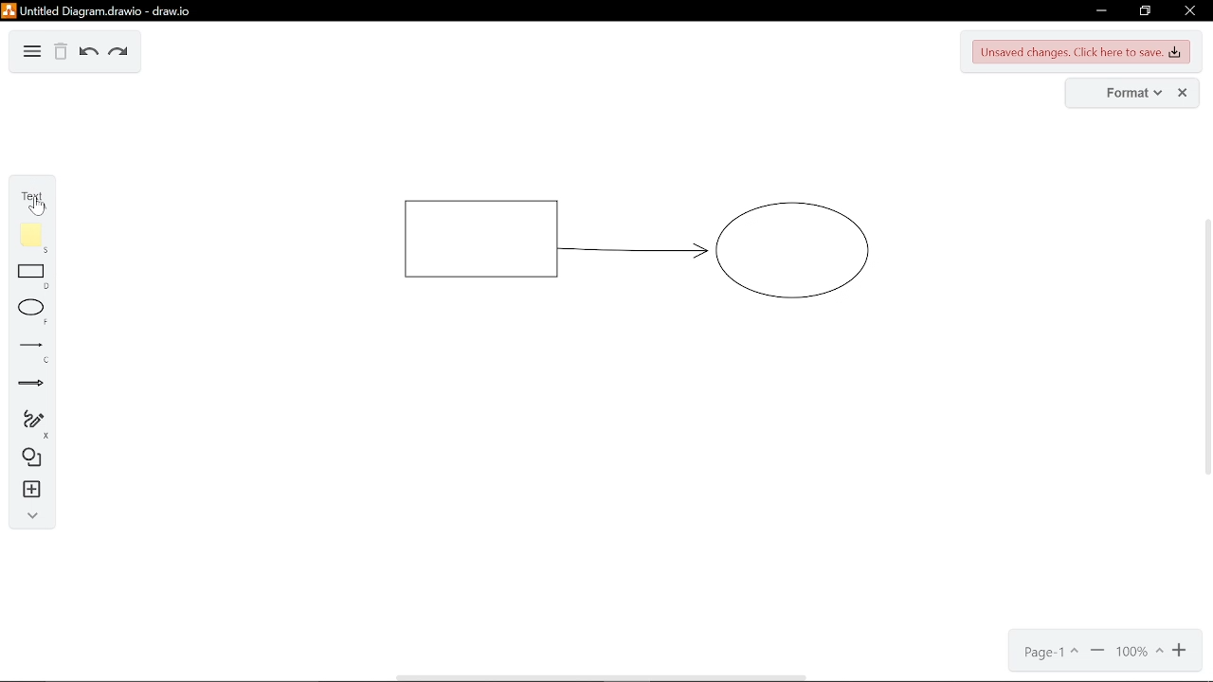 The height and width of the screenshot is (682, 1213). I want to click on collapse, so click(32, 517).